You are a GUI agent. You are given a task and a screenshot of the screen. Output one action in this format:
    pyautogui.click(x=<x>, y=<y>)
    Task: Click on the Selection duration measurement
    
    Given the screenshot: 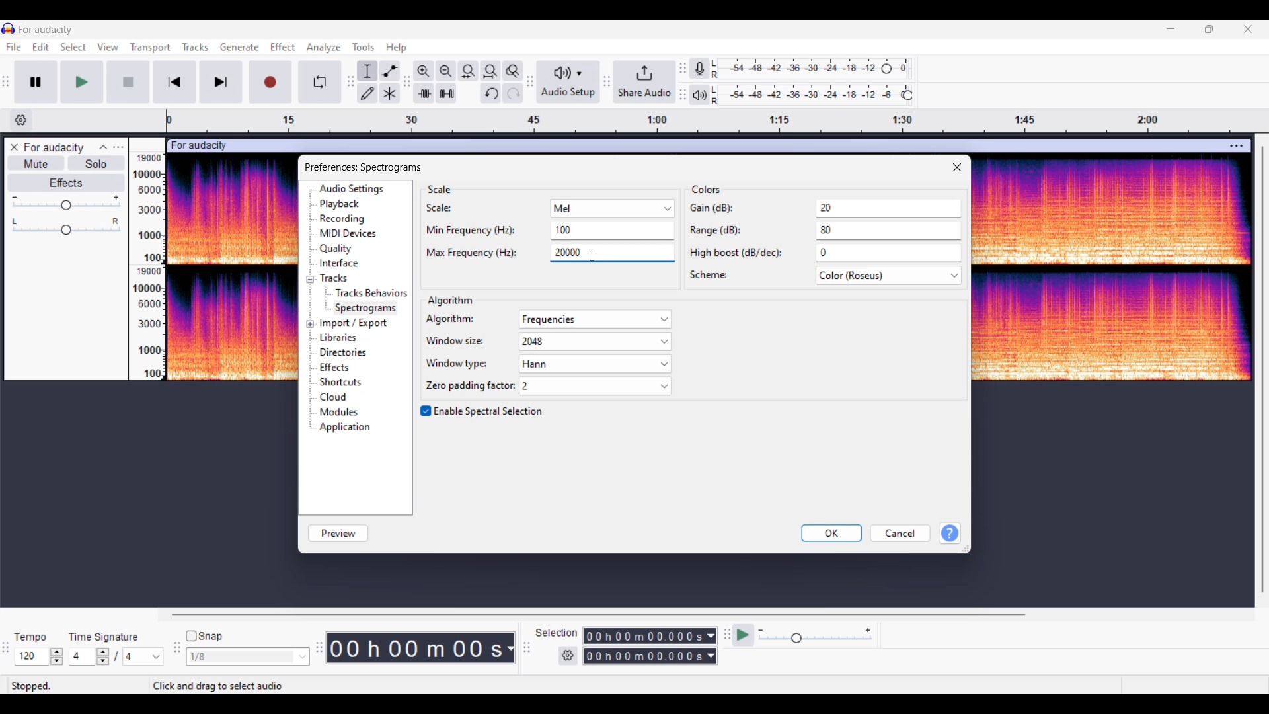 What is the action you would take?
    pyautogui.click(x=711, y=646)
    